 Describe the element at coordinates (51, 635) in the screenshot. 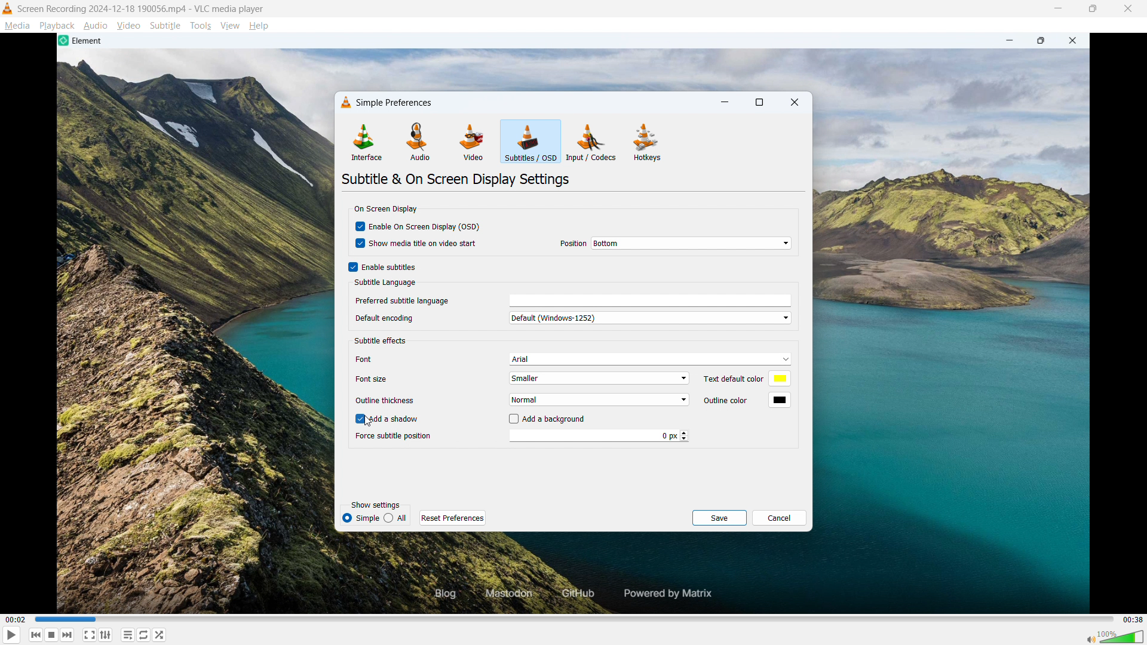

I see `Stop playing ` at that location.